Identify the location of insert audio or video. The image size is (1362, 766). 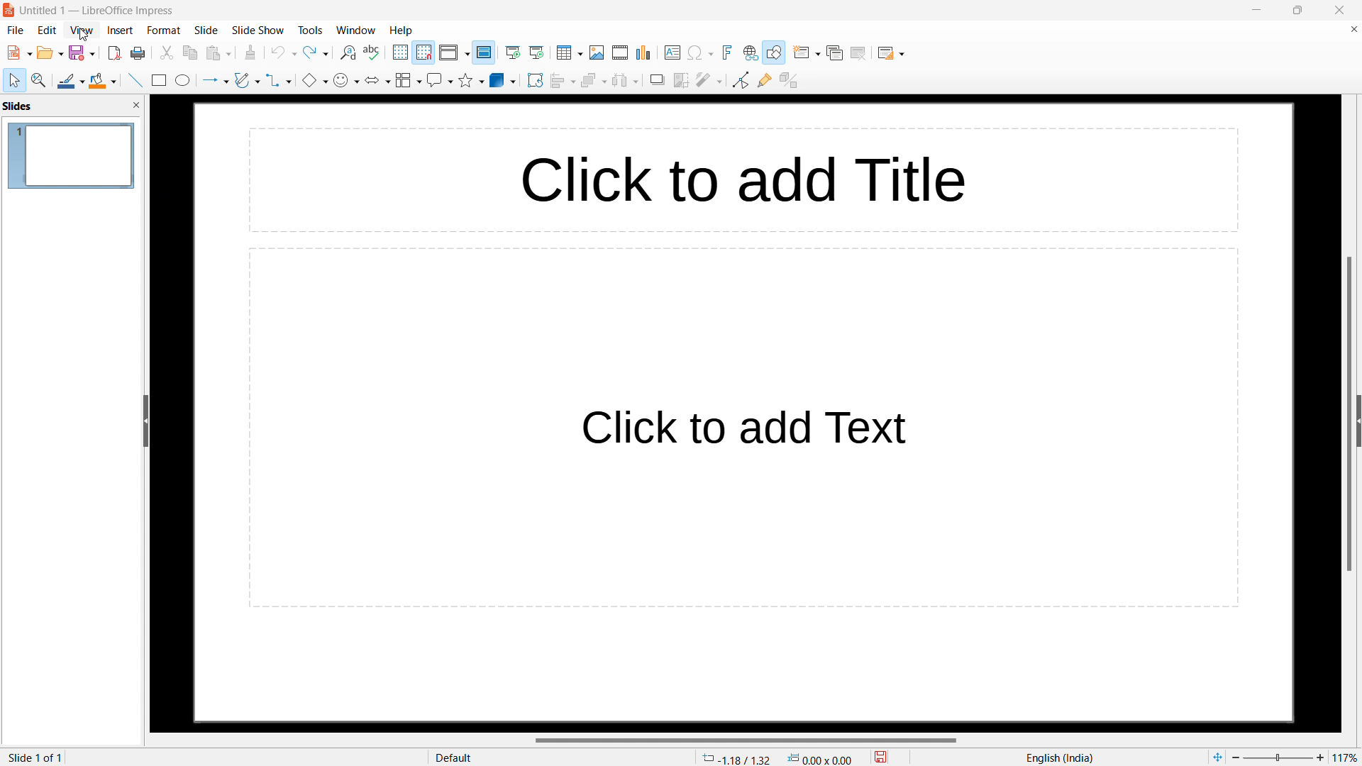
(621, 53).